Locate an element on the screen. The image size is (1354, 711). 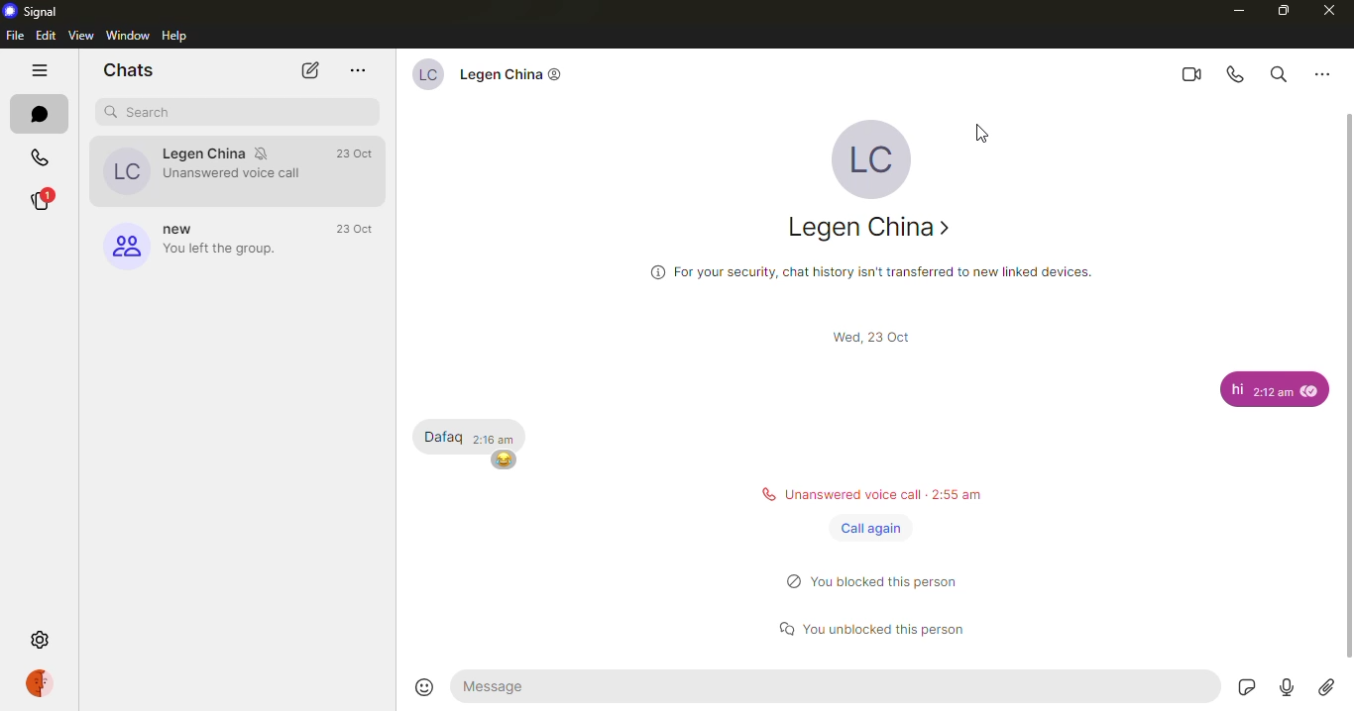
sticker is located at coordinates (1246, 689).